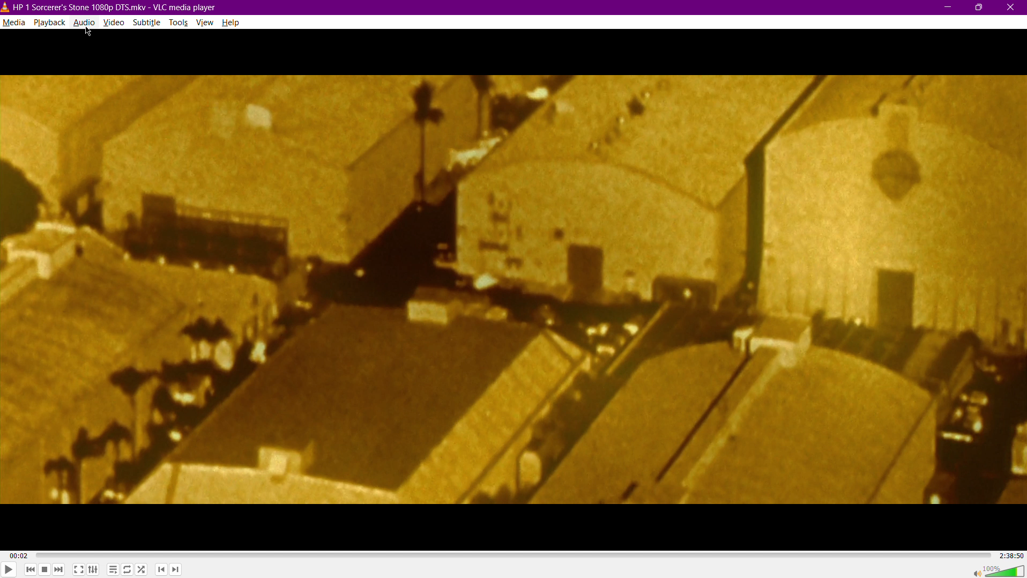 Image resolution: width=1027 pixels, height=578 pixels. What do you see at coordinates (30, 570) in the screenshot?
I see `Skip Back` at bounding box center [30, 570].